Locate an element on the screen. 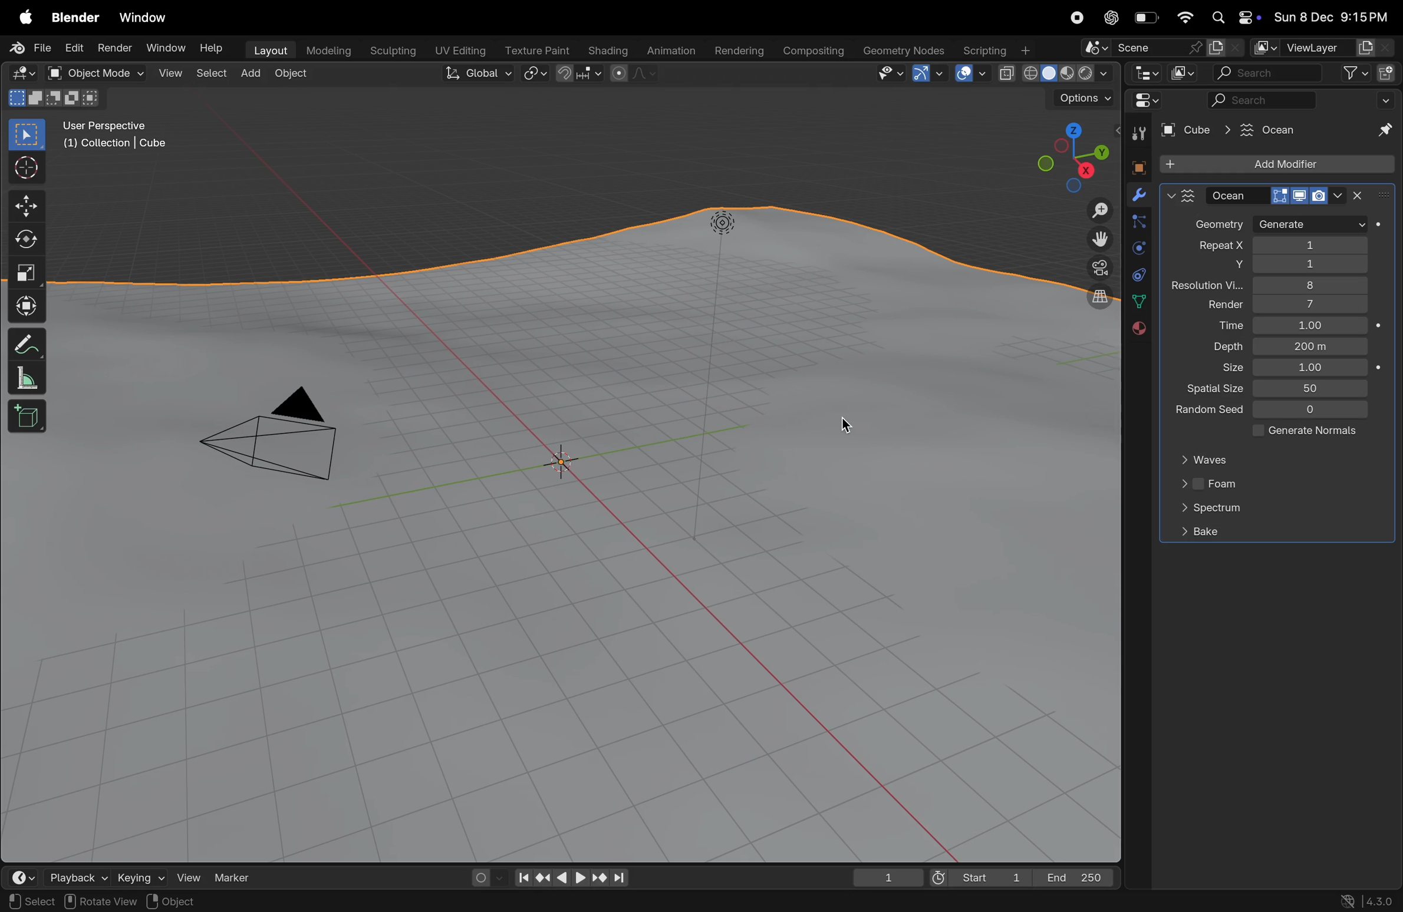 This screenshot has width=1403, height=912. y is located at coordinates (1220, 266).